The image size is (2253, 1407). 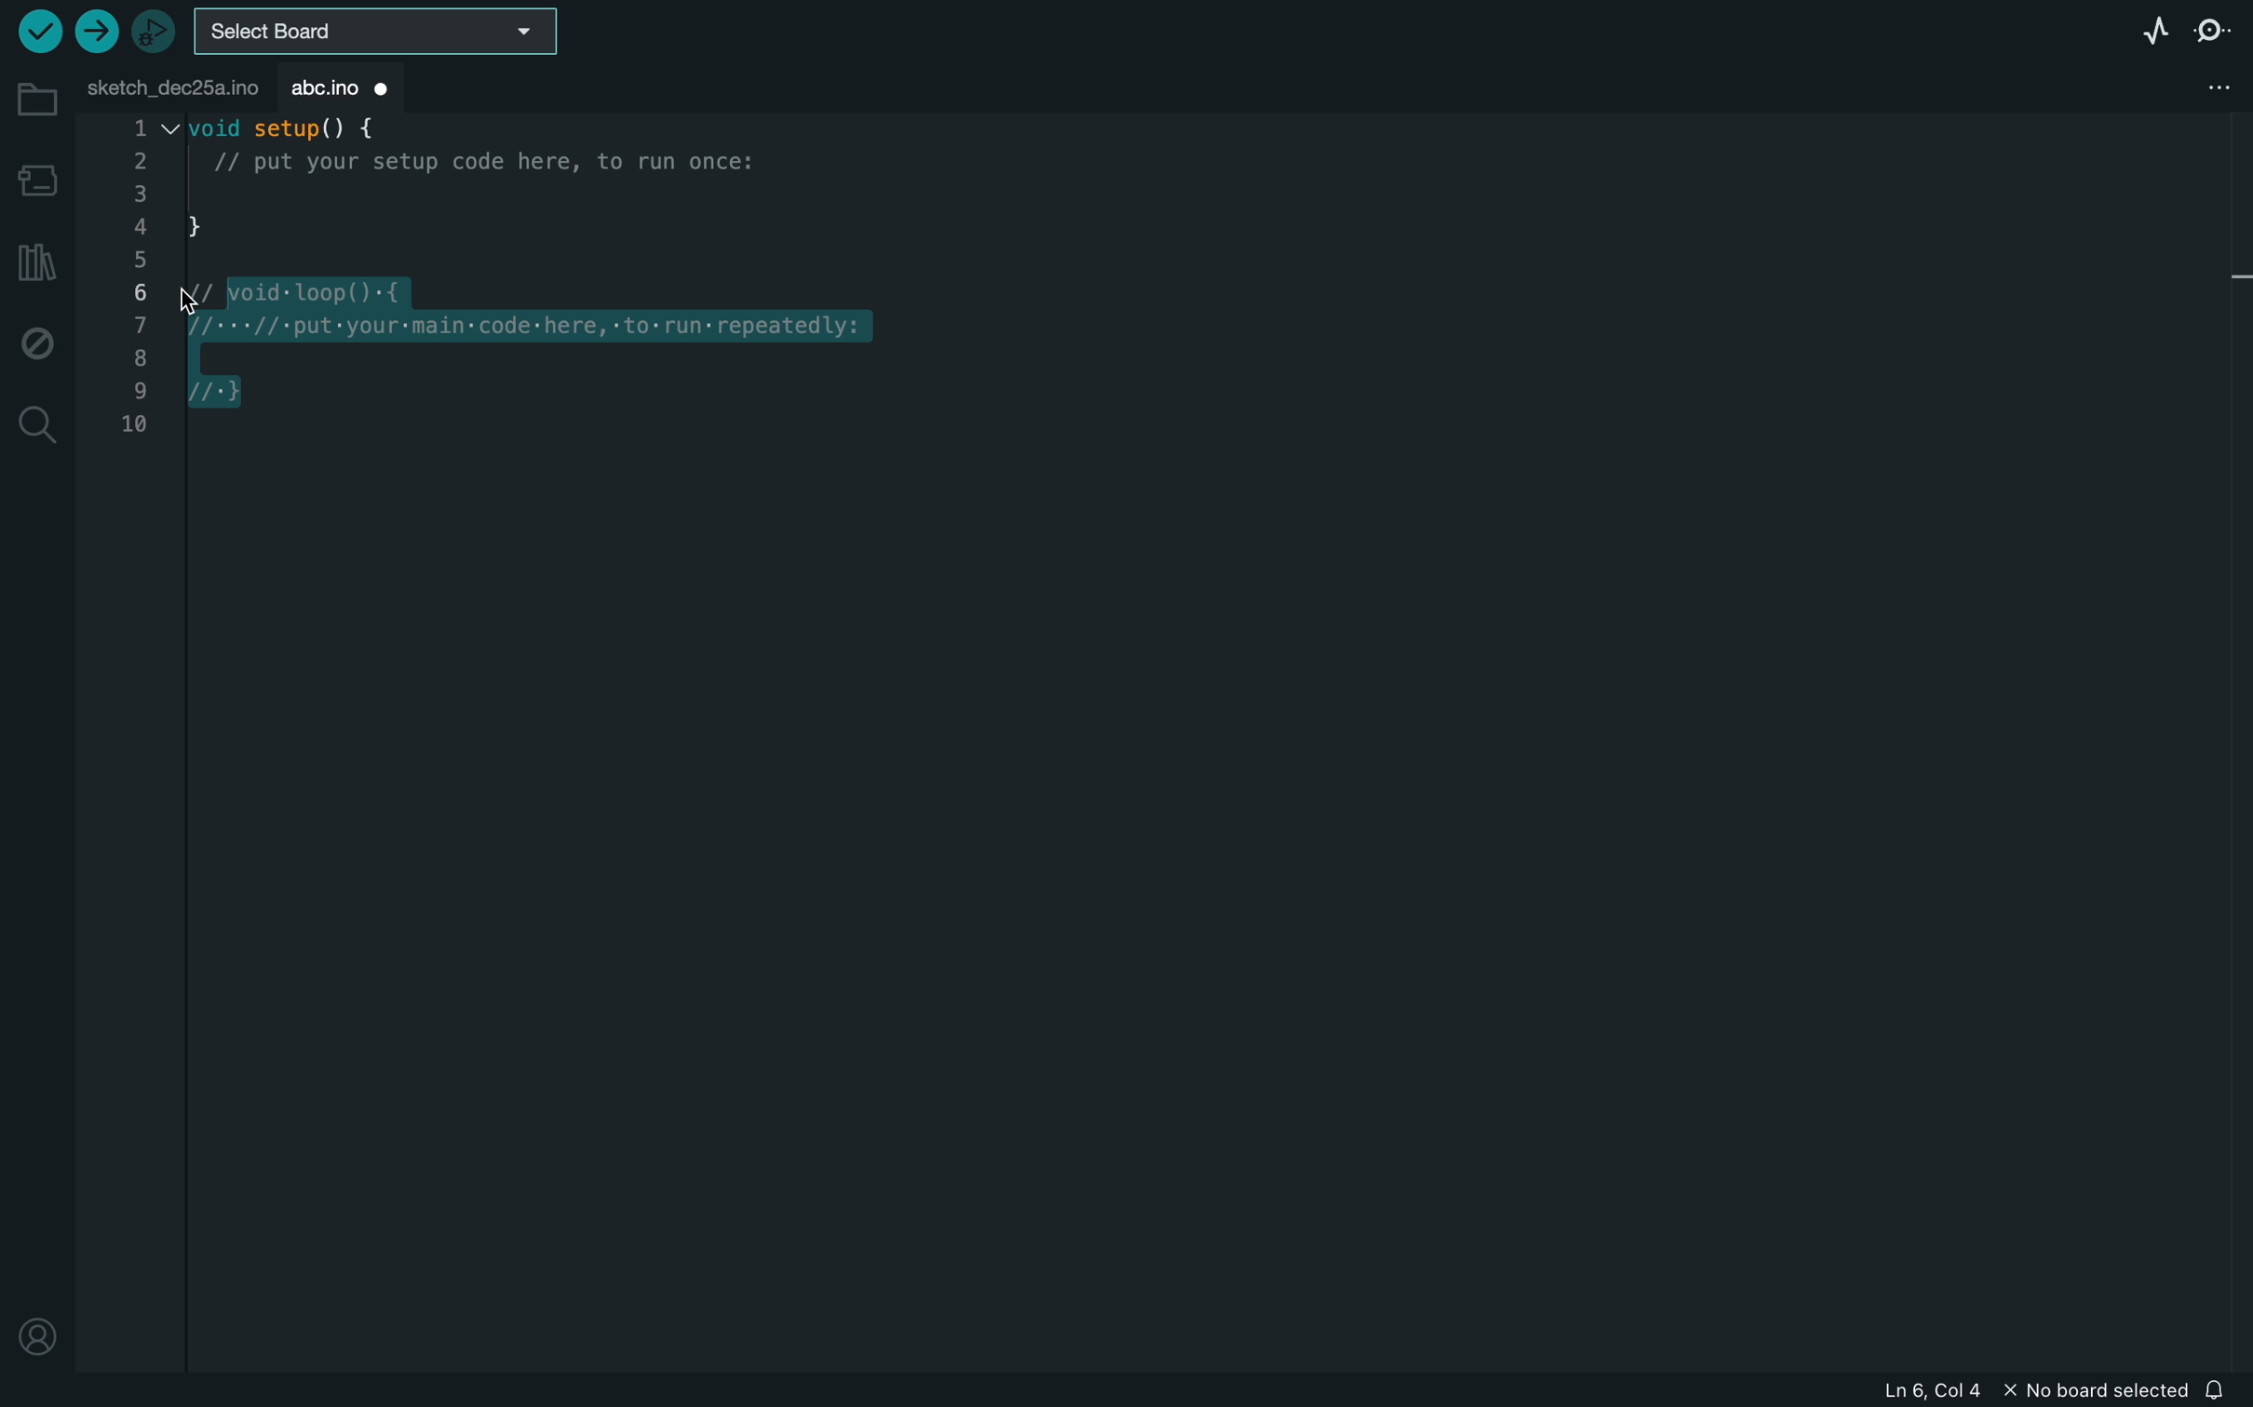 I want to click on folder, so click(x=32, y=99).